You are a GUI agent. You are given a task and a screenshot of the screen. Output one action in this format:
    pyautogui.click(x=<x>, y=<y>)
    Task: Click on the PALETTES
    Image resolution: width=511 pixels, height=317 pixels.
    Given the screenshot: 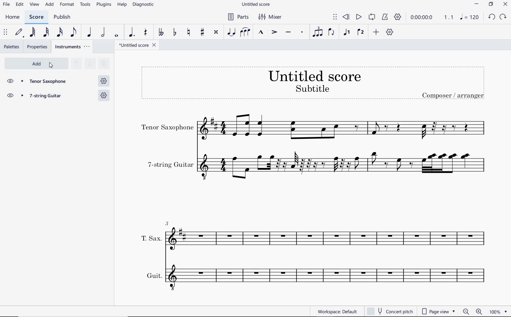 What is the action you would take?
    pyautogui.click(x=11, y=46)
    